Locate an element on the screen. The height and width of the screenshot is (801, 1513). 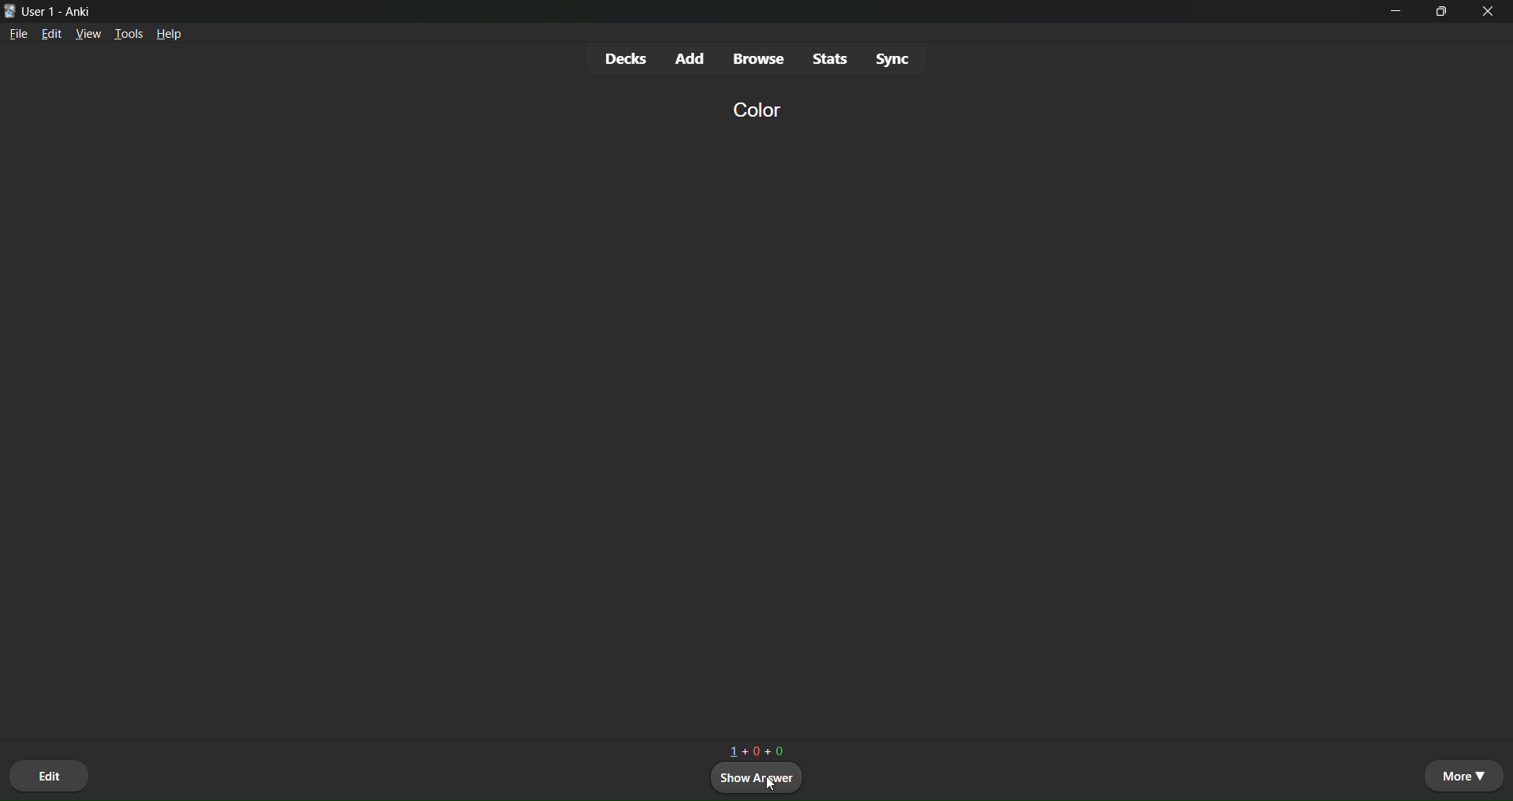
color is located at coordinates (753, 109).